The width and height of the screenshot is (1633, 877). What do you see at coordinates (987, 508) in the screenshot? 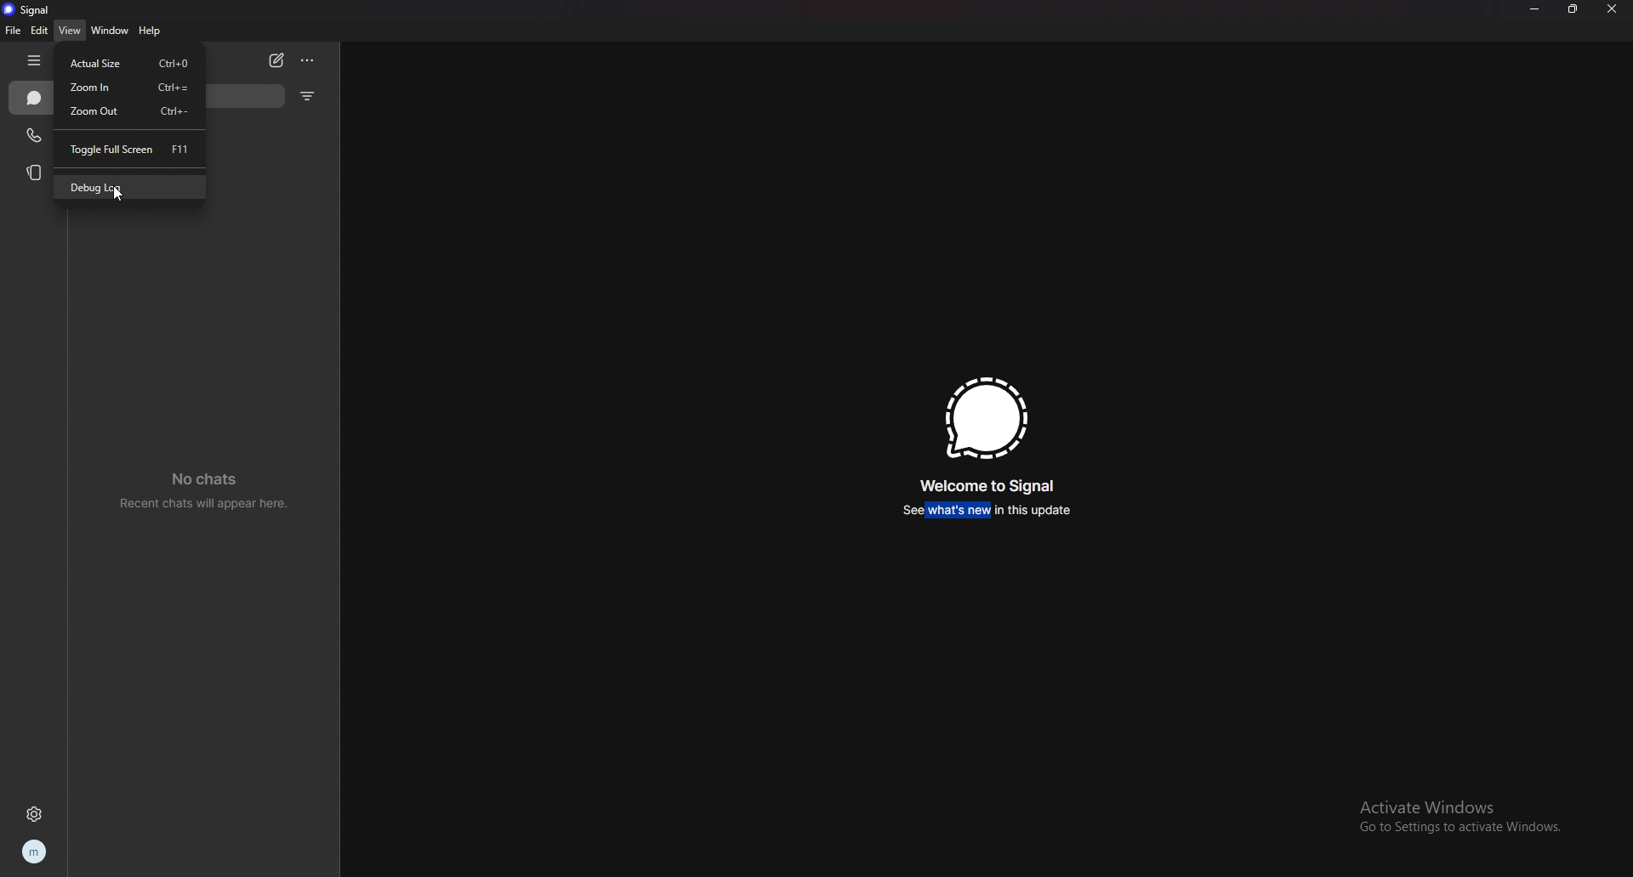
I see `see whats new in this update` at bounding box center [987, 508].